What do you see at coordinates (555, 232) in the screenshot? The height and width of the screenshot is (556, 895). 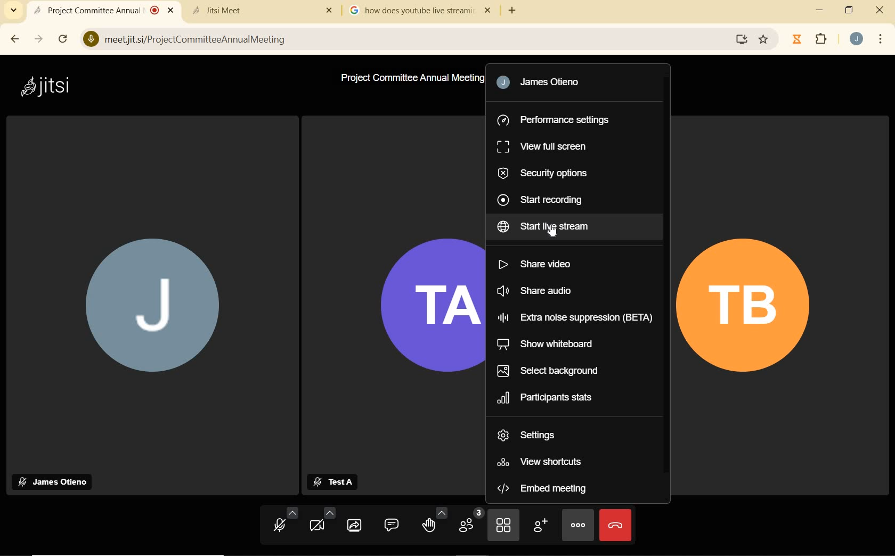 I see `Crusor` at bounding box center [555, 232].